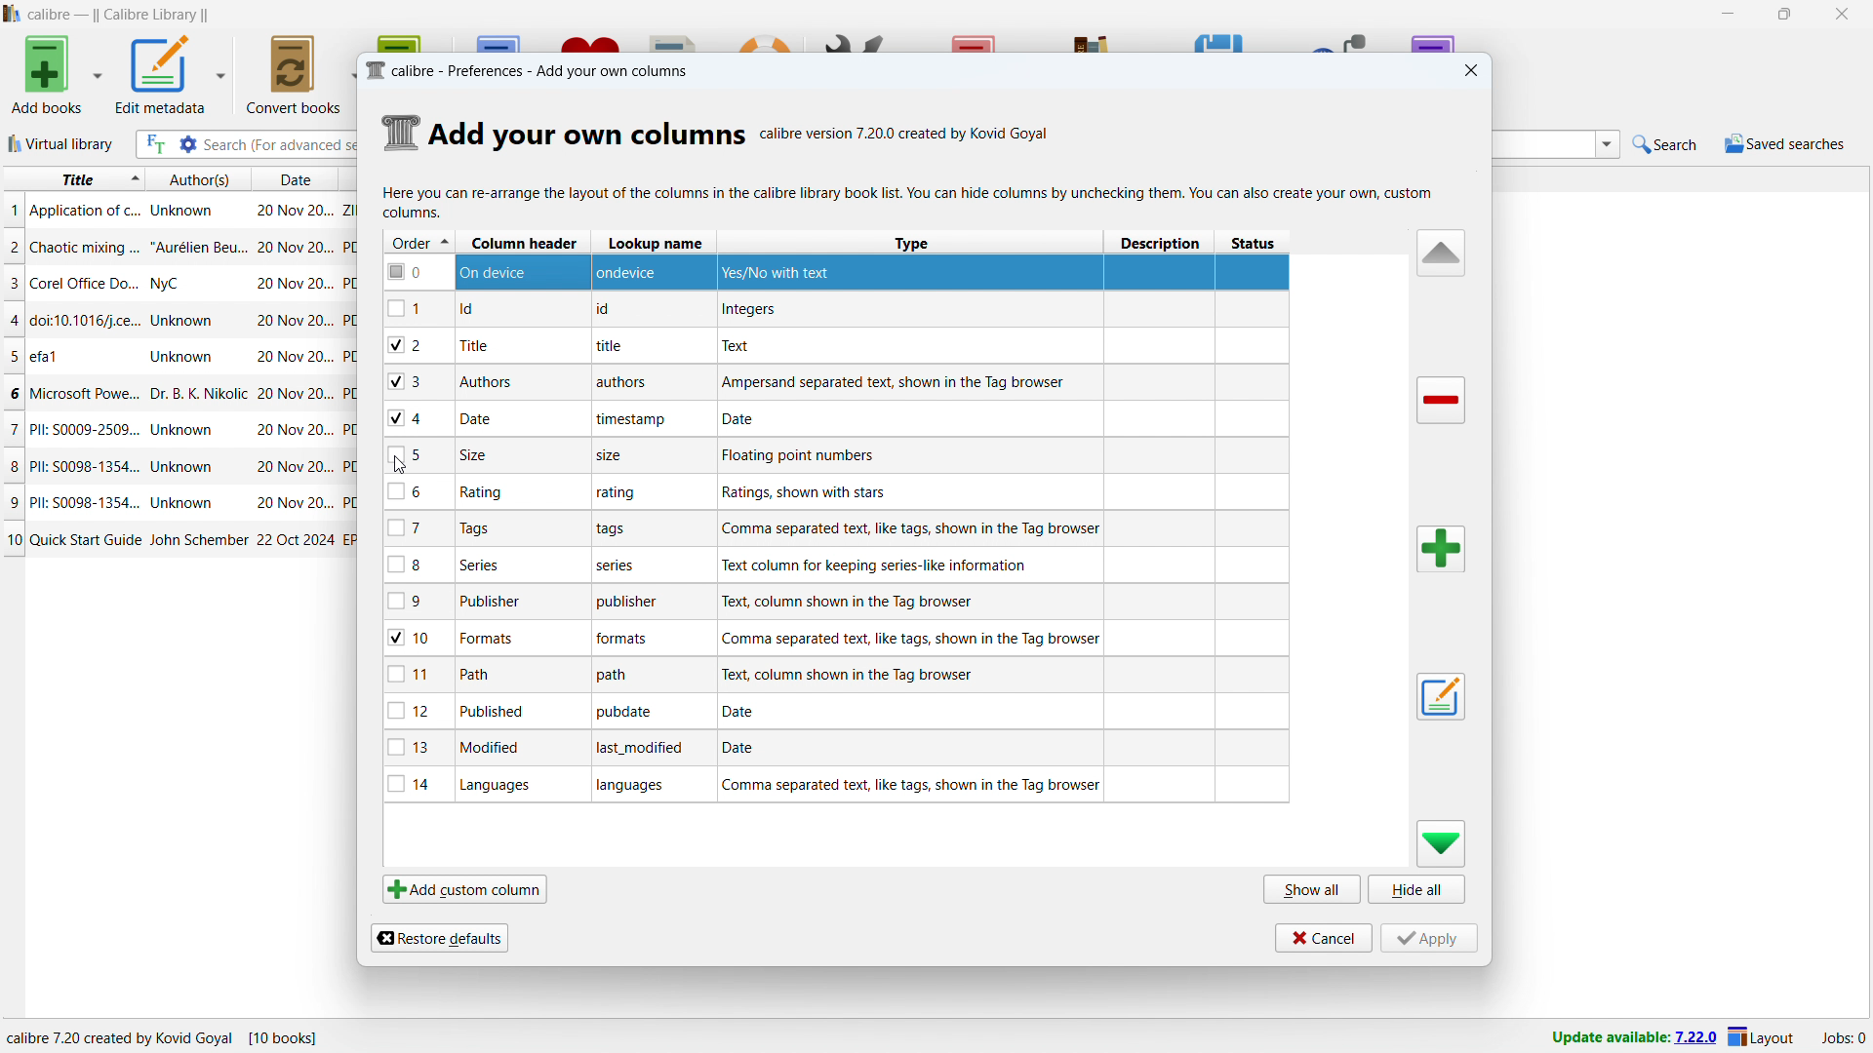  What do you see at coordinates (296, 467) in the screenshot?
I see `date` at bounding box center [296, 467].